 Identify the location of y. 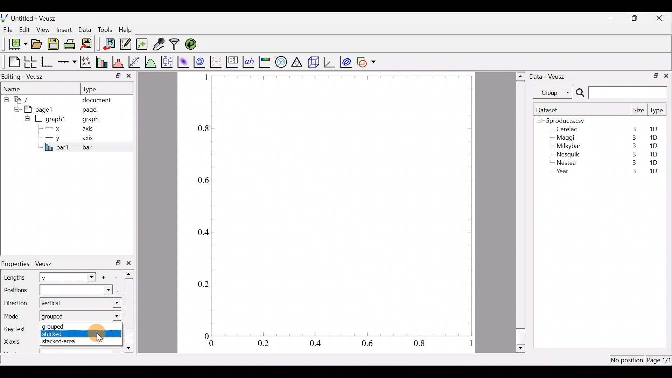
(52, 278).